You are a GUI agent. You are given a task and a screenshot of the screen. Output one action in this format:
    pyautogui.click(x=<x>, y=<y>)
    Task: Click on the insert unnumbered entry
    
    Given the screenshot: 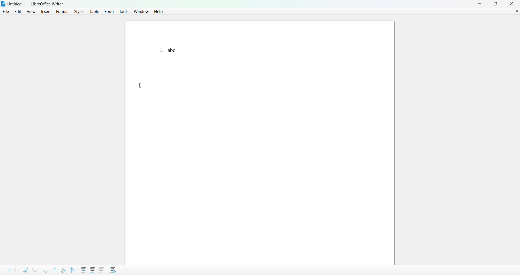 What is the action you would take?
    pyautogui.click(x=84, y=270)
    